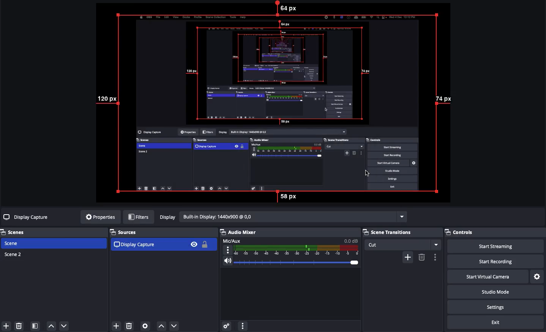 This screenshot has width=546, height=332. I want to click on Scene 1, so click(16, 243).